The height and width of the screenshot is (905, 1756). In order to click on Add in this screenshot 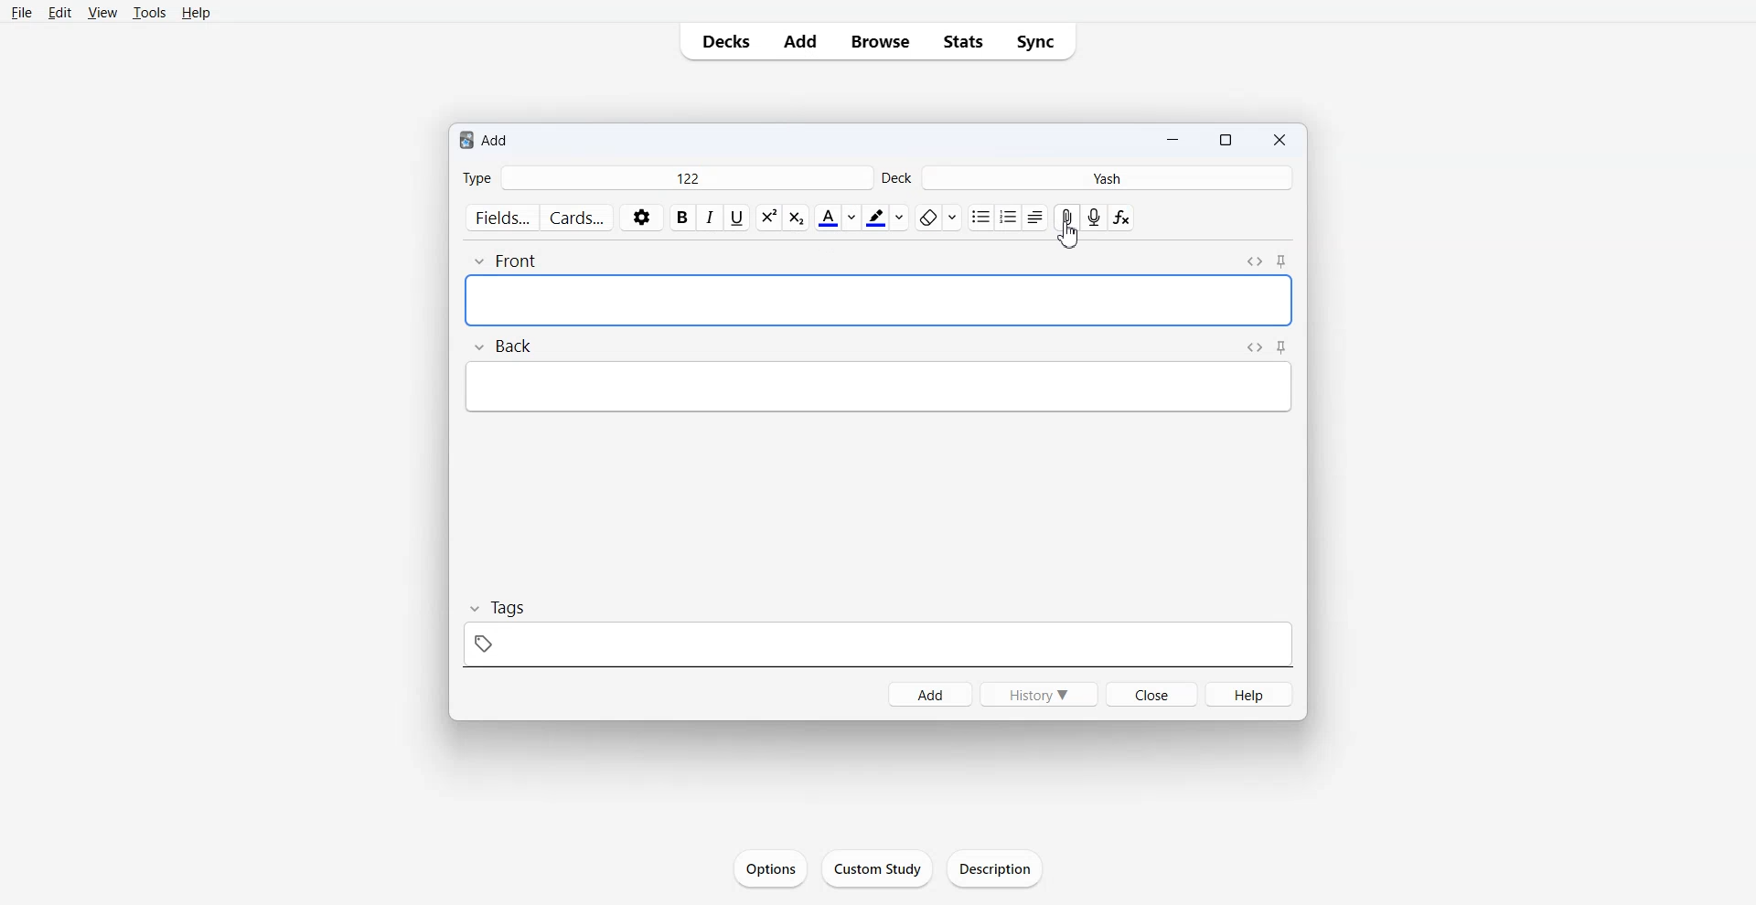, I will do `click(928, 693)`.